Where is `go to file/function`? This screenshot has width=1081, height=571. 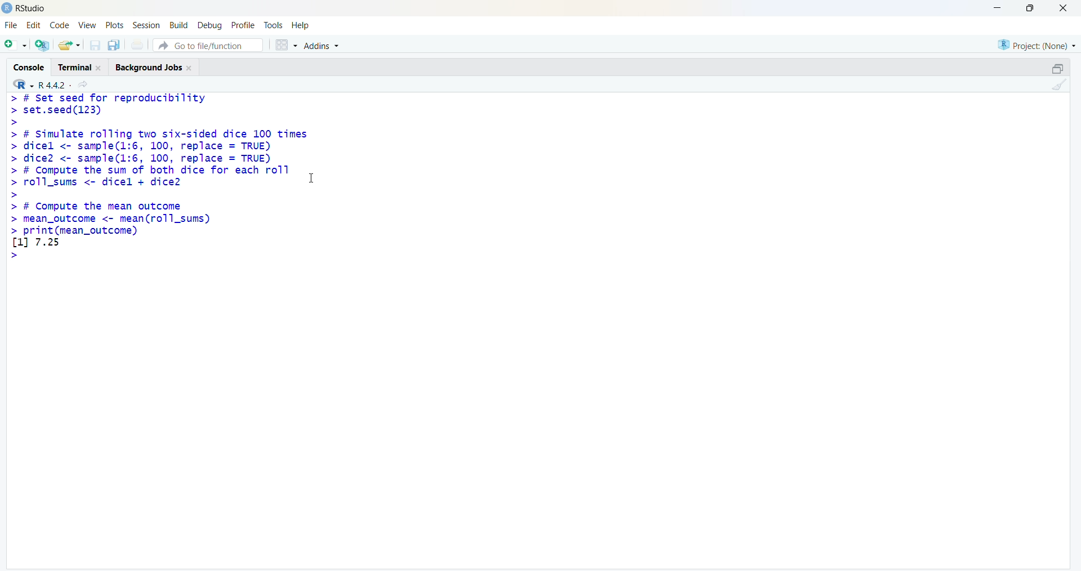
go to file/function is located at coordinates (208, 45).